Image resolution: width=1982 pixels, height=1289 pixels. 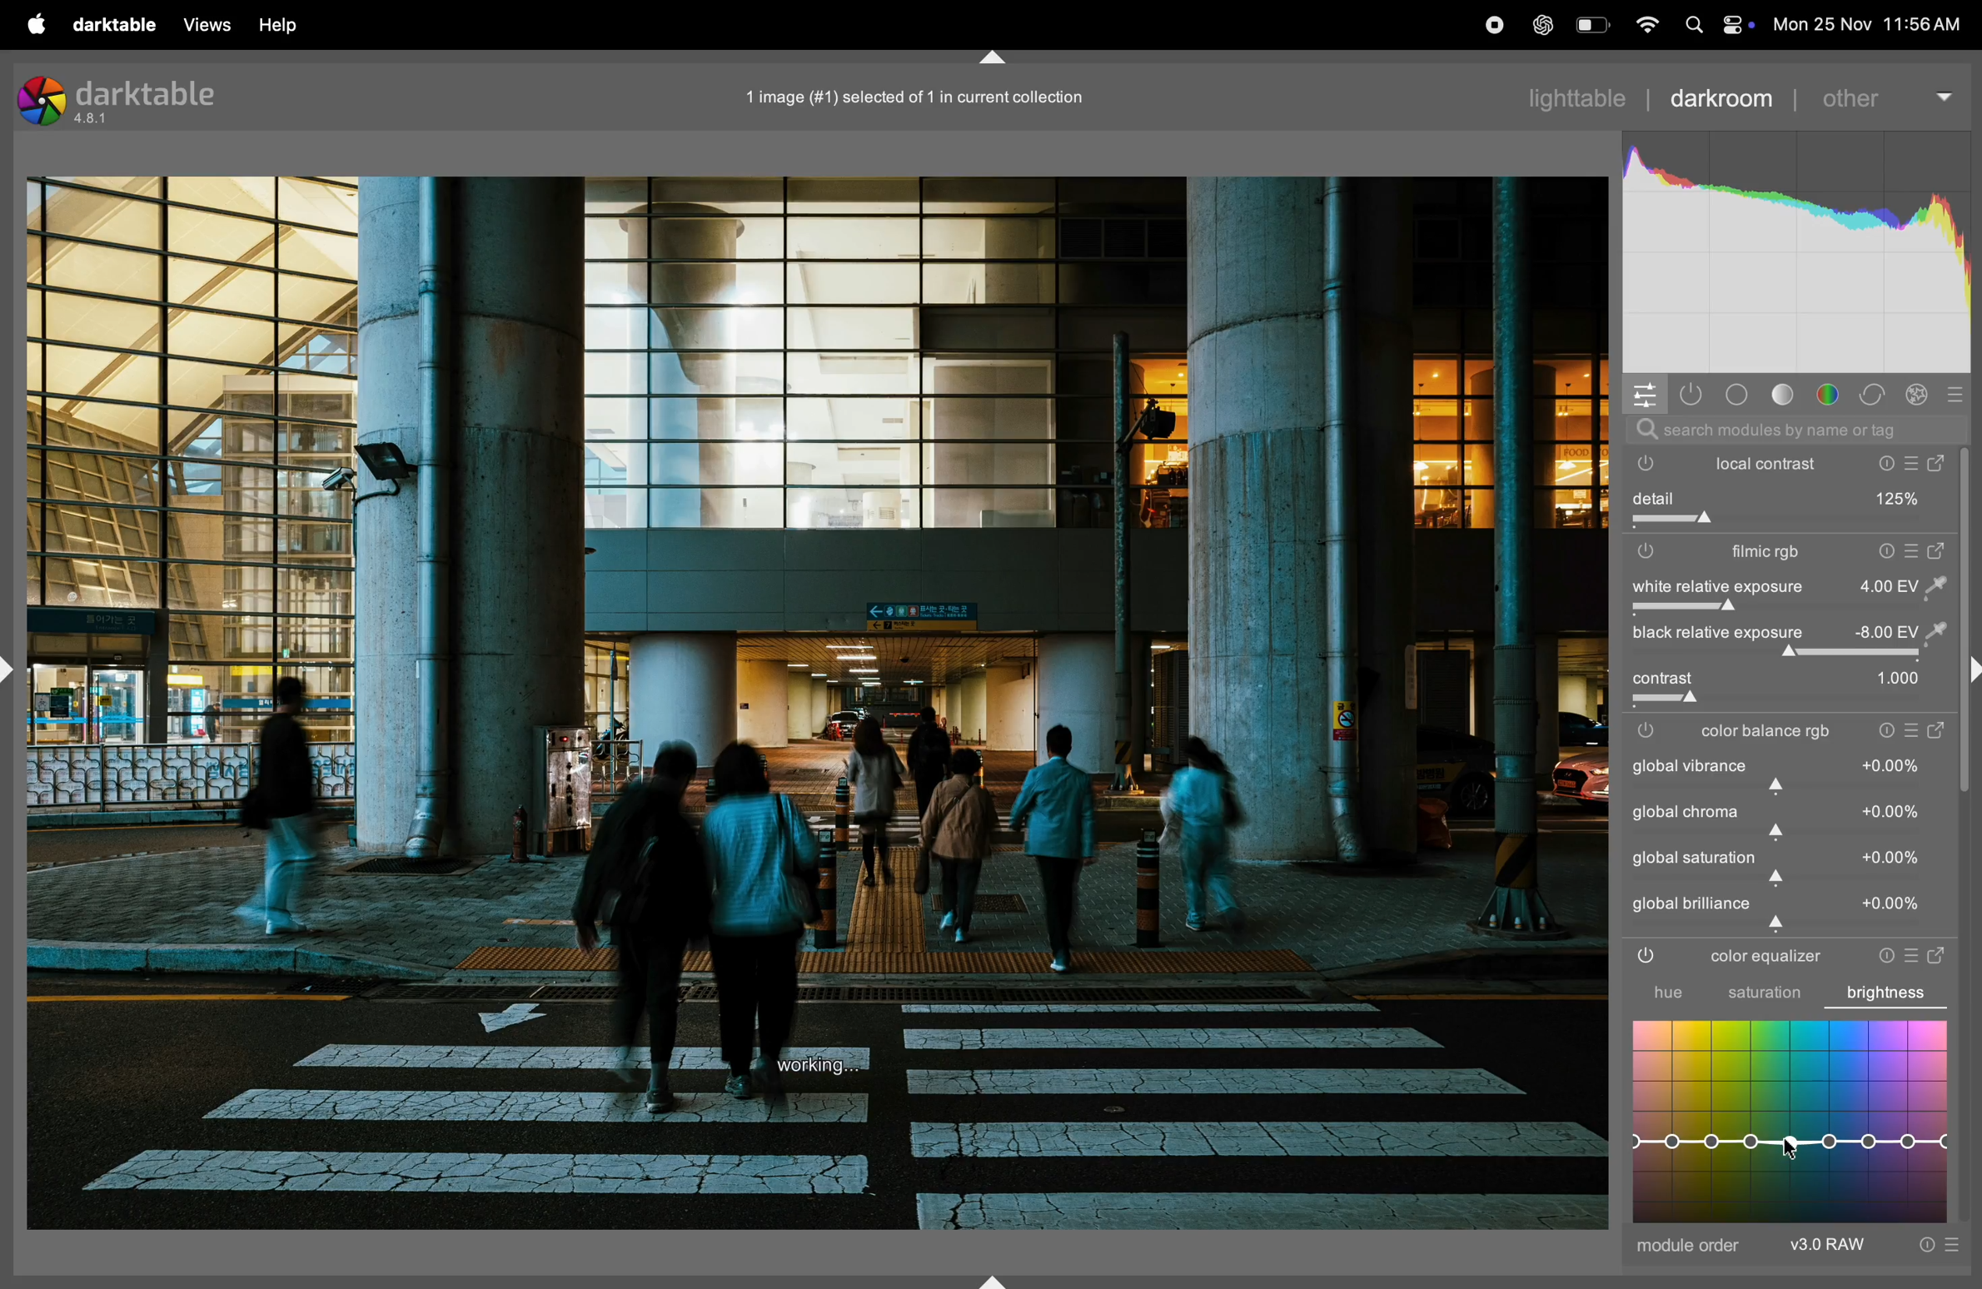 I want to click on chatgpt, so click(x=1546, y=24).